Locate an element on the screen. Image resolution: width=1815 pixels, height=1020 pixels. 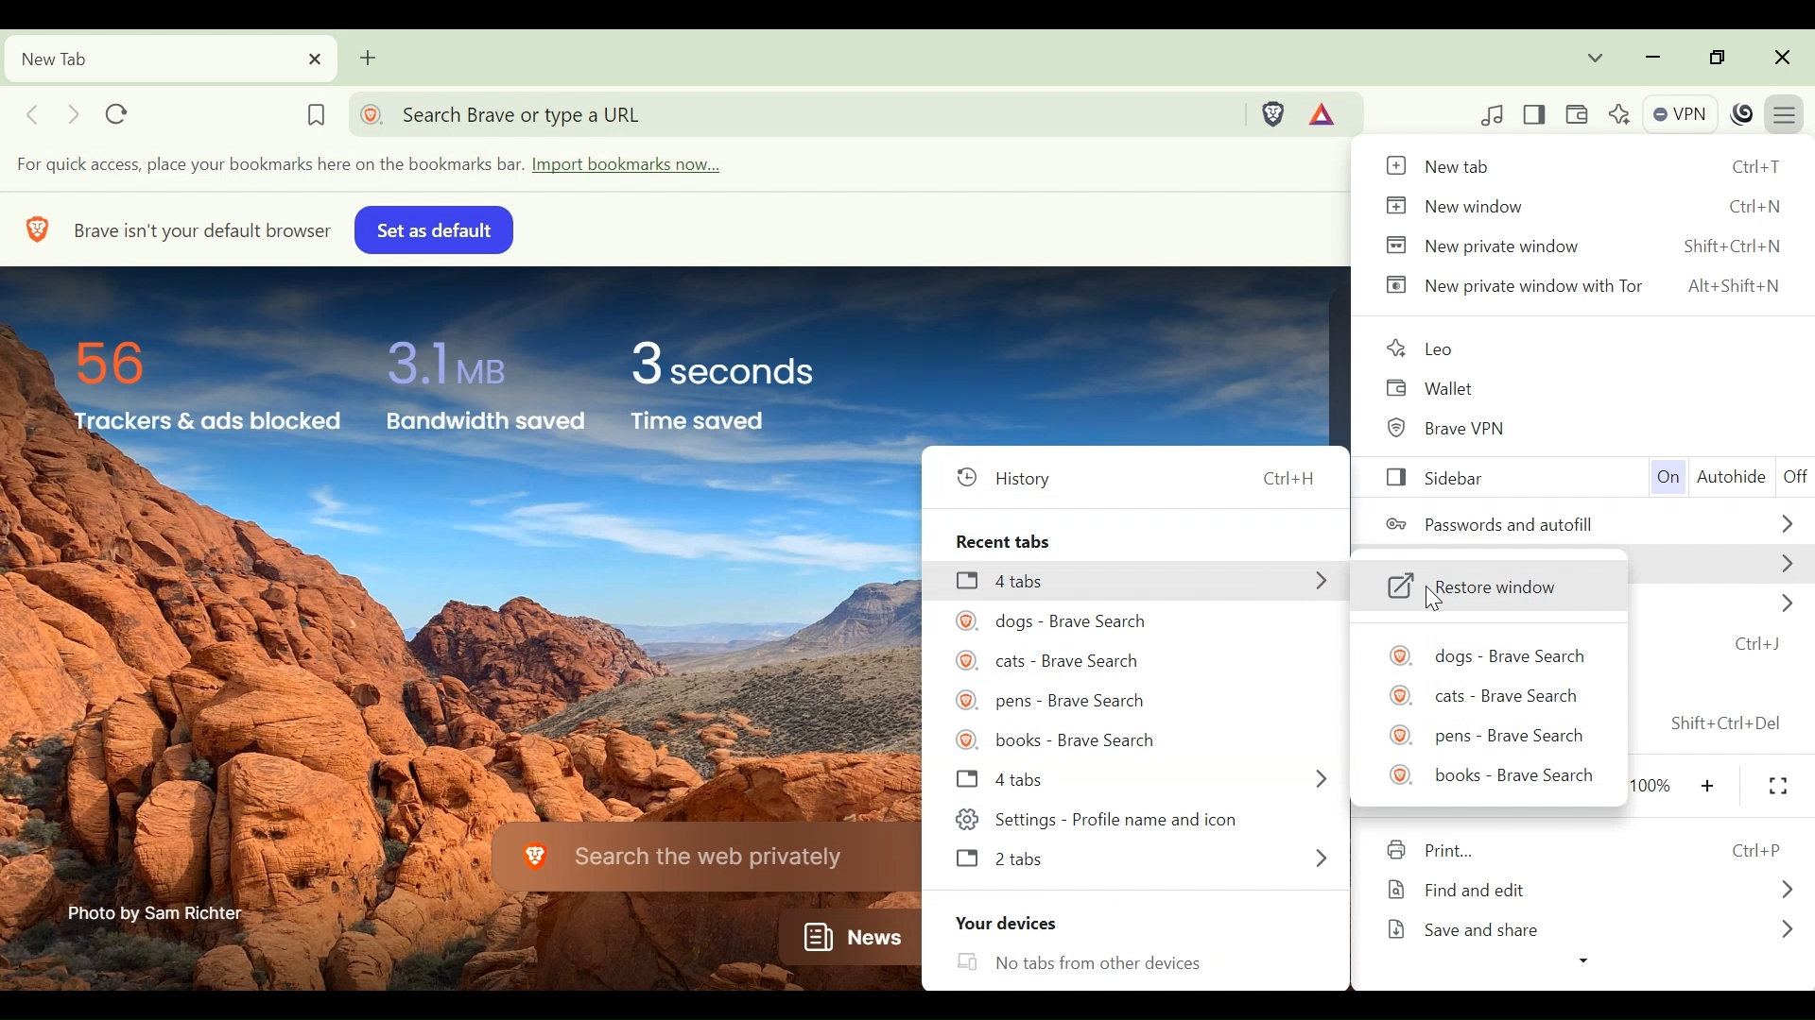
New tab is located at coordinates (1459, 164).